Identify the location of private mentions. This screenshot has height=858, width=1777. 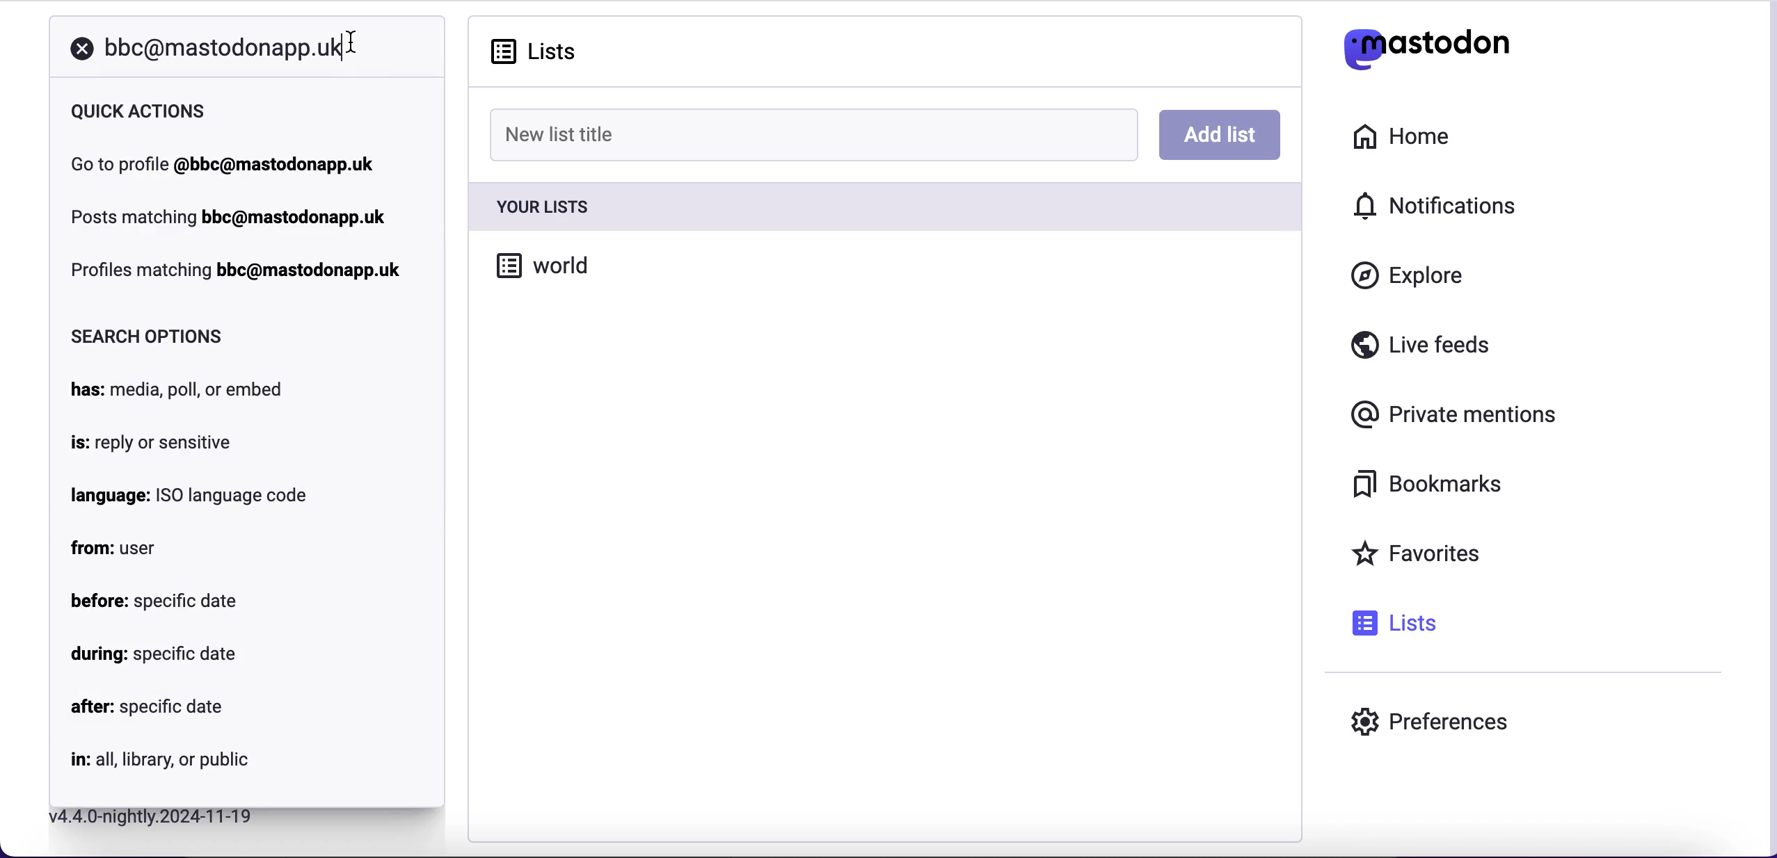
(1458, 411).